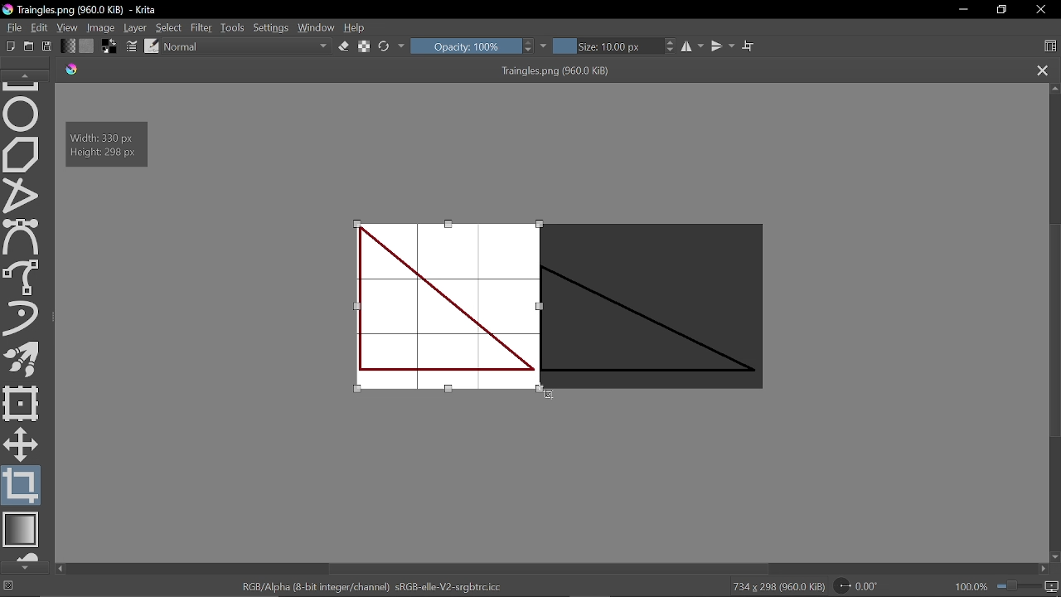 The height and width of the screenshot is (597, 1061). What do you see at coordinates (1046, 570) in the screenshot?
I see `Move right` at bounding box center [1046, 570].